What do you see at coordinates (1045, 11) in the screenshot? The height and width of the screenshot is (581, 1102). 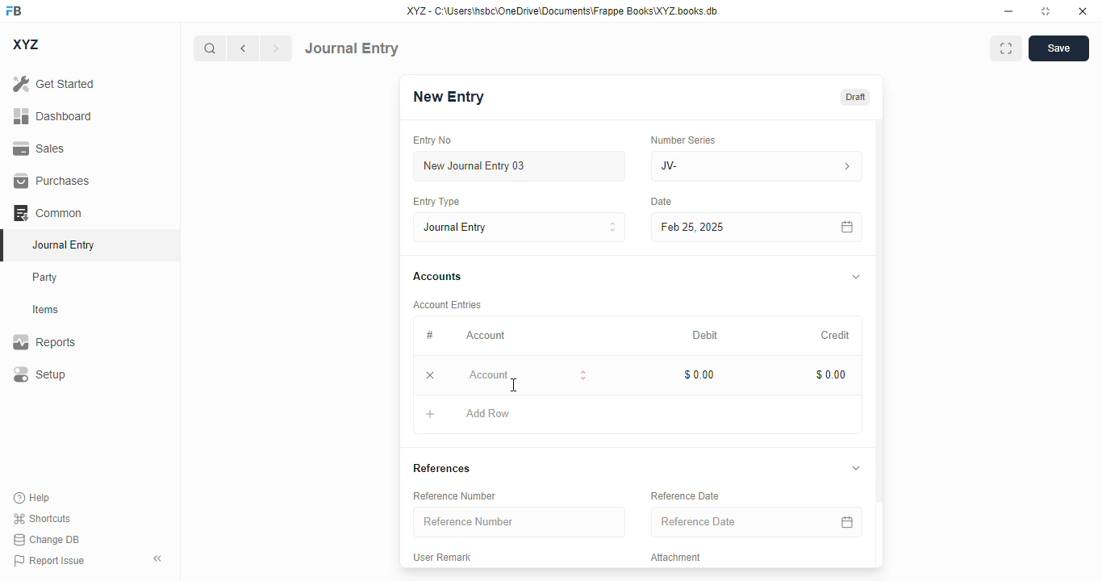 I see `toggle maximize` at bounding box center [1045, 11].